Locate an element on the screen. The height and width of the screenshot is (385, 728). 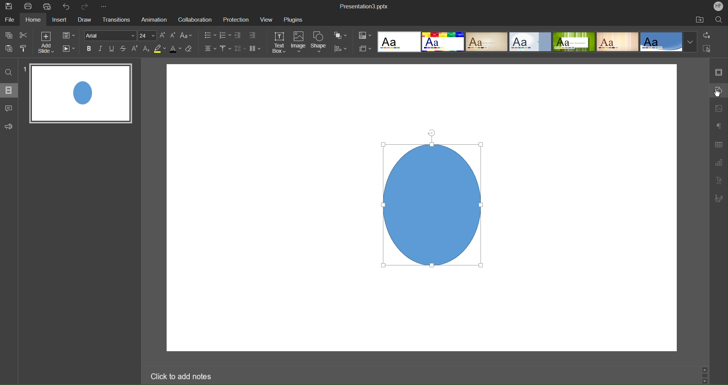
Superscript is located at coordinates (135, 50).